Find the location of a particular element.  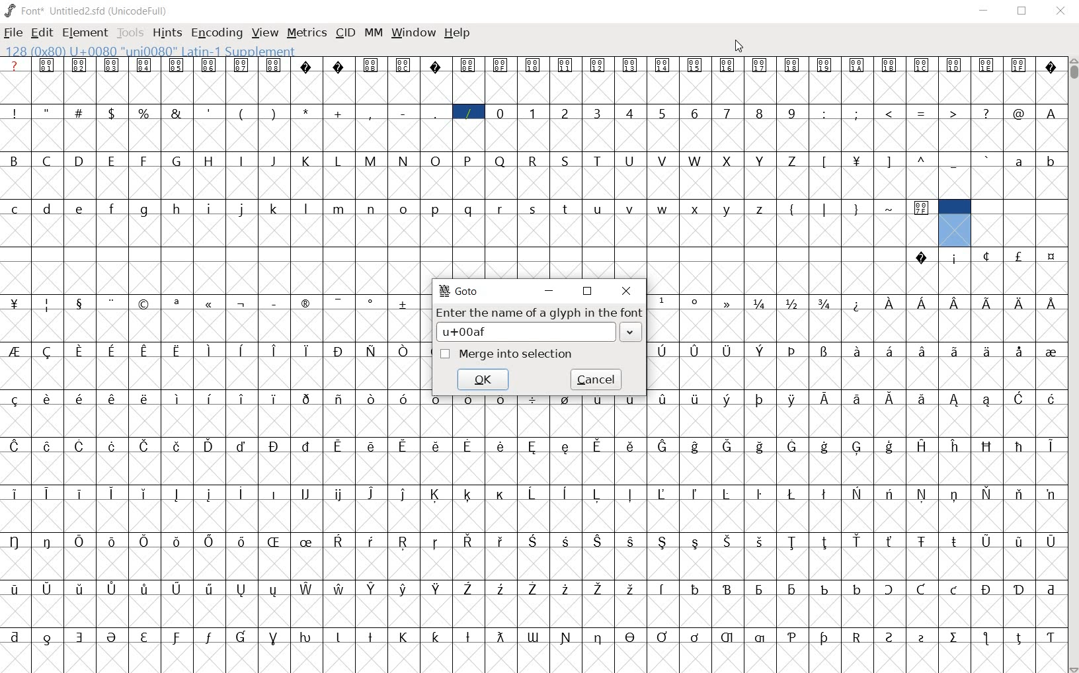

s is located at coordinates (534, 208).